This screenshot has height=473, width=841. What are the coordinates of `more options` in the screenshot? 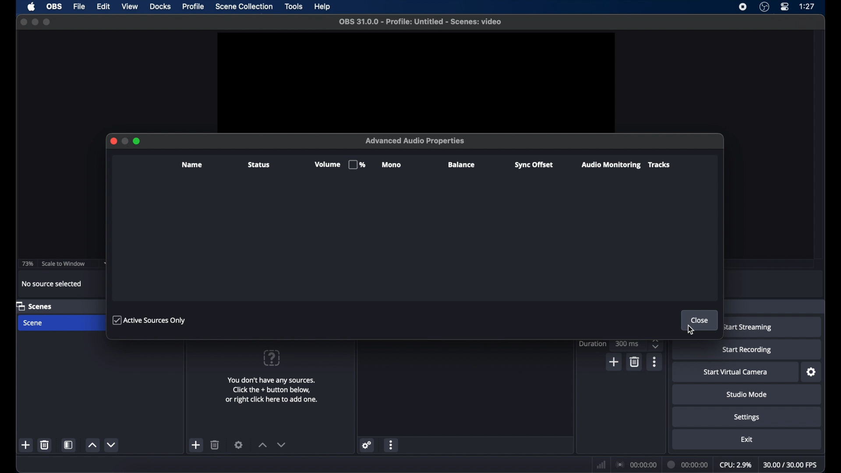 It's located at (655, 362).